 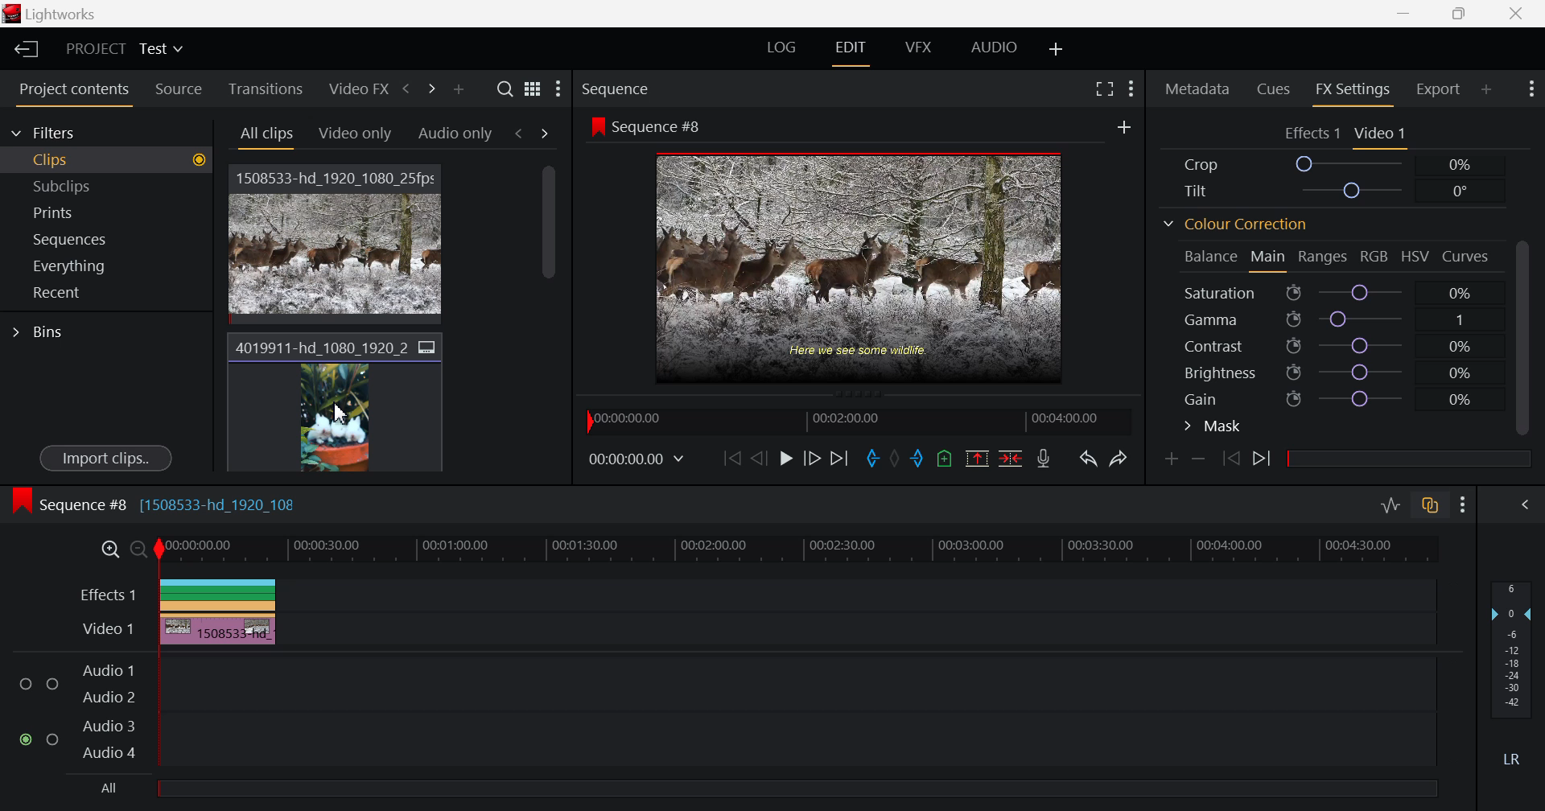 I want to click on Sequence Preview Section, so click(x=657, y=89).